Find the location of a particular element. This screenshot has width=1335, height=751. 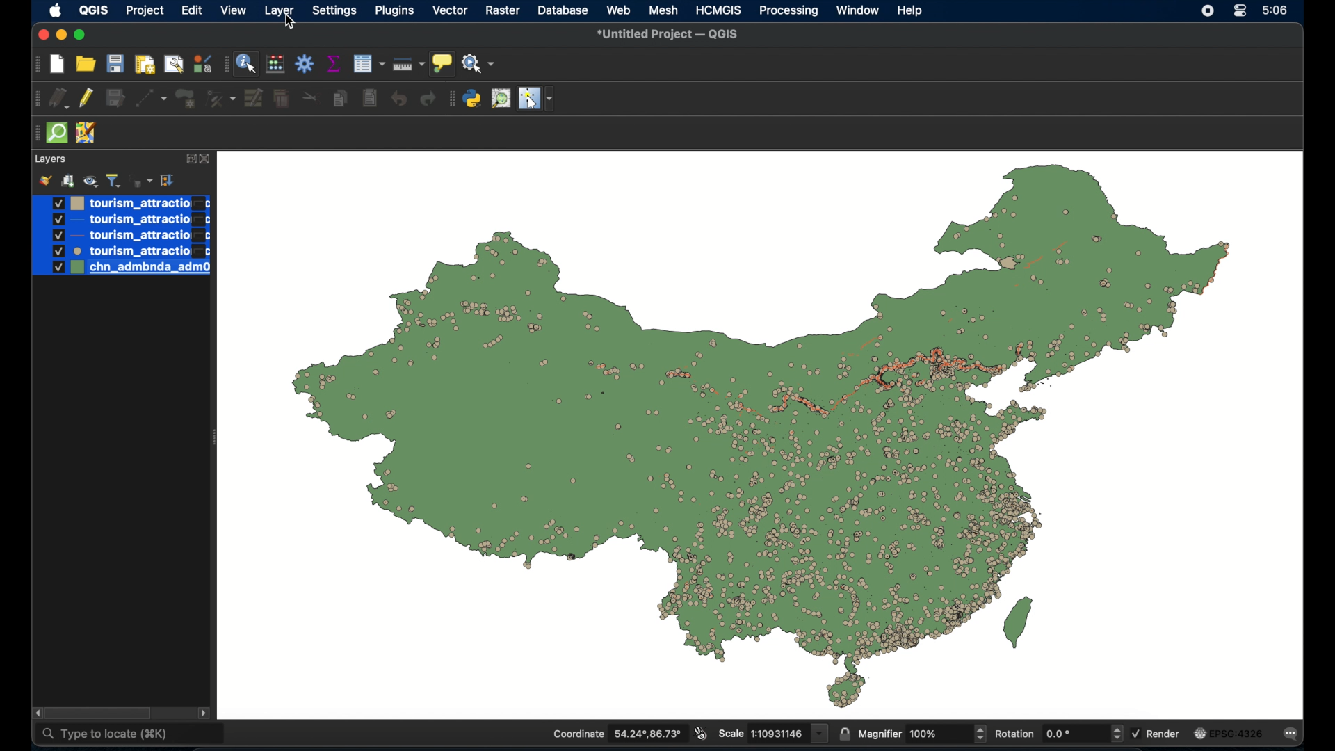

scroll left arrow is located at coordinates (39, 713).